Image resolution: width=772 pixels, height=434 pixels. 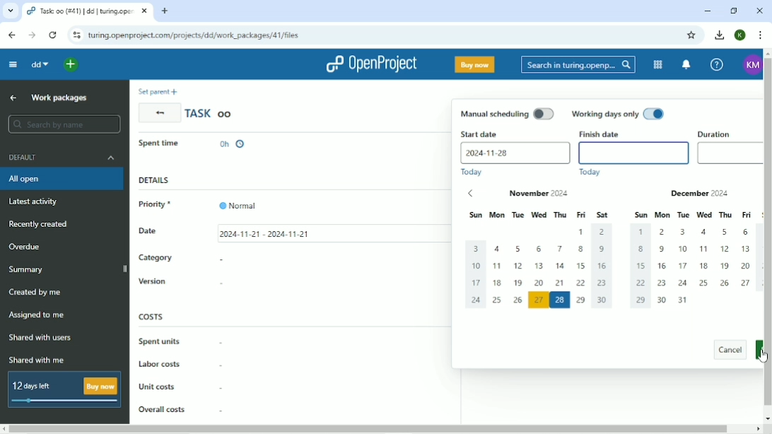 What do you see at coordinates (684, 194) in the screenshot?
I see `December 2024` at bounding box center [684, 194].